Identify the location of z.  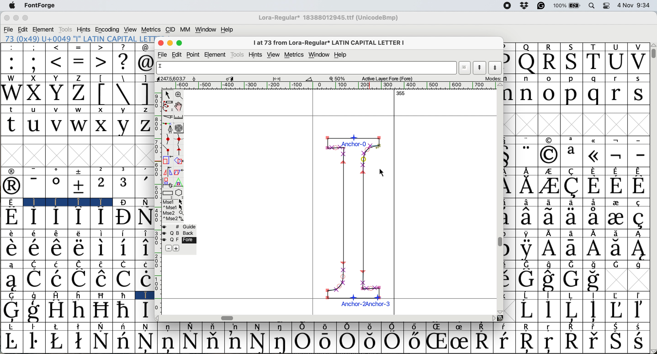
(144, 110).